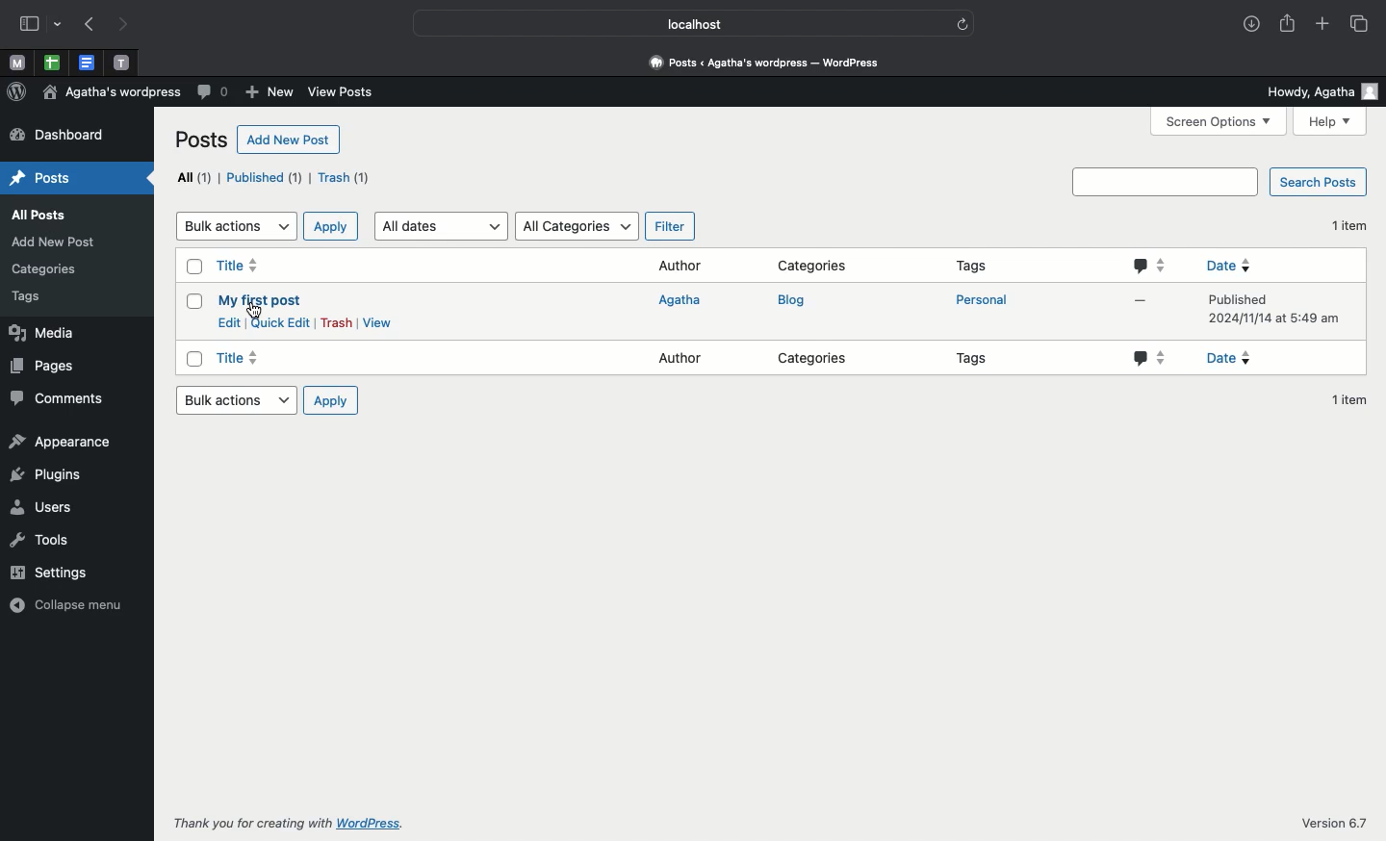 The width and height of the screenshot is (1386, 841). I want to click on Tabs, so click(1358, 23).